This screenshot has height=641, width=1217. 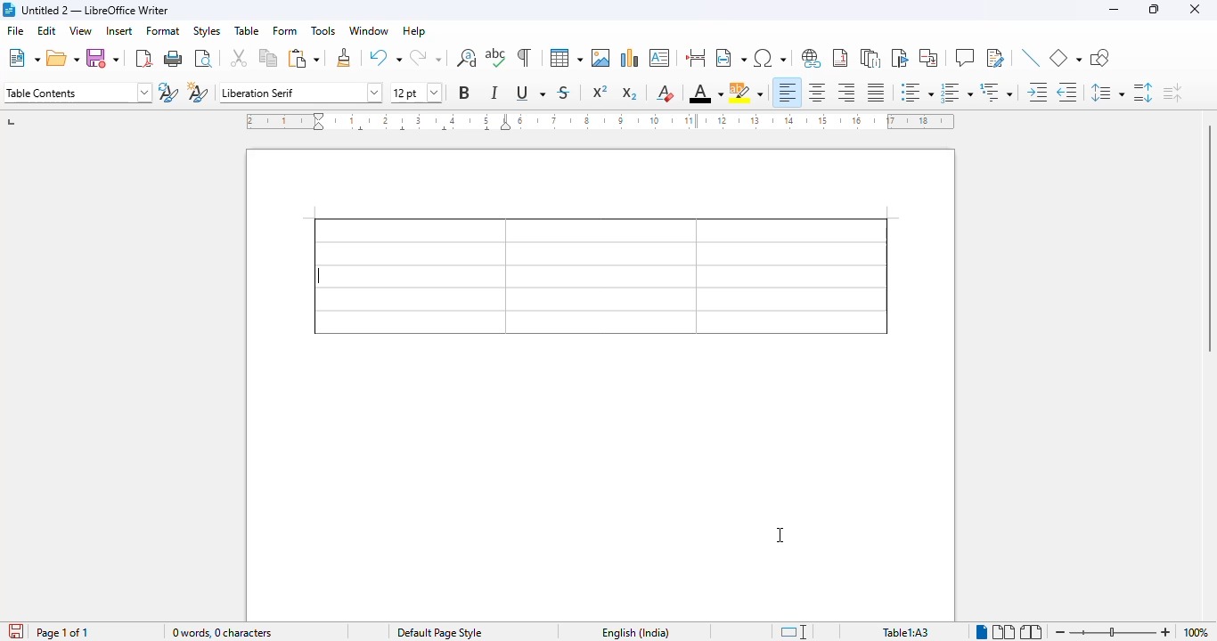 What do you see at coordinates (696, 57) in the screenshot?
I see `insert page break` at bounding box center [696, 57].